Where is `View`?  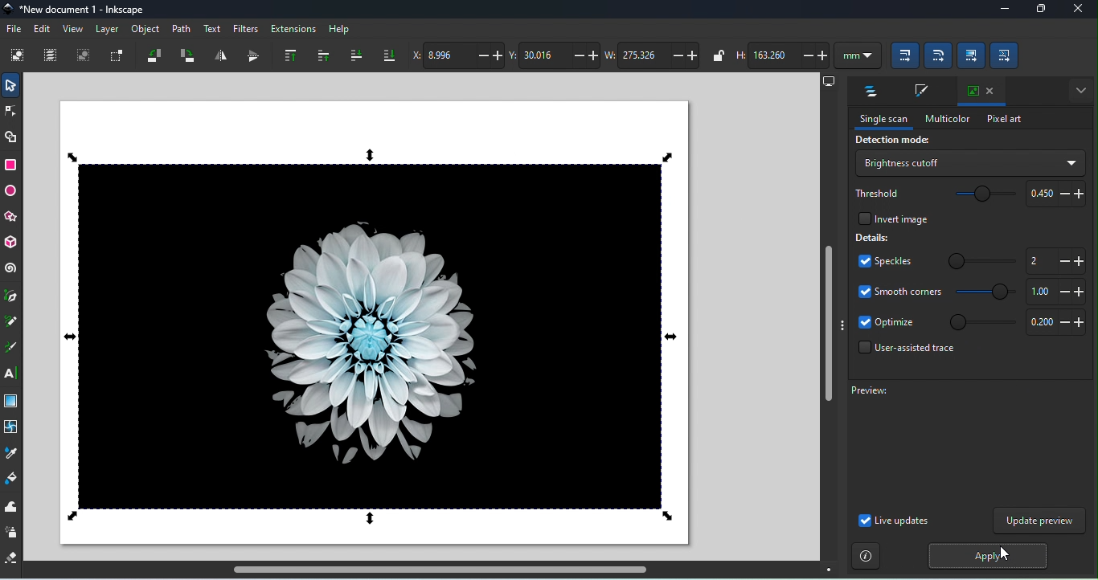
View is located at coordinates (73, 31).